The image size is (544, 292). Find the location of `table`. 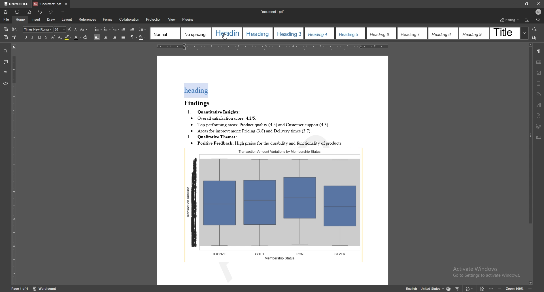

table is located at coordinates (539, 62).